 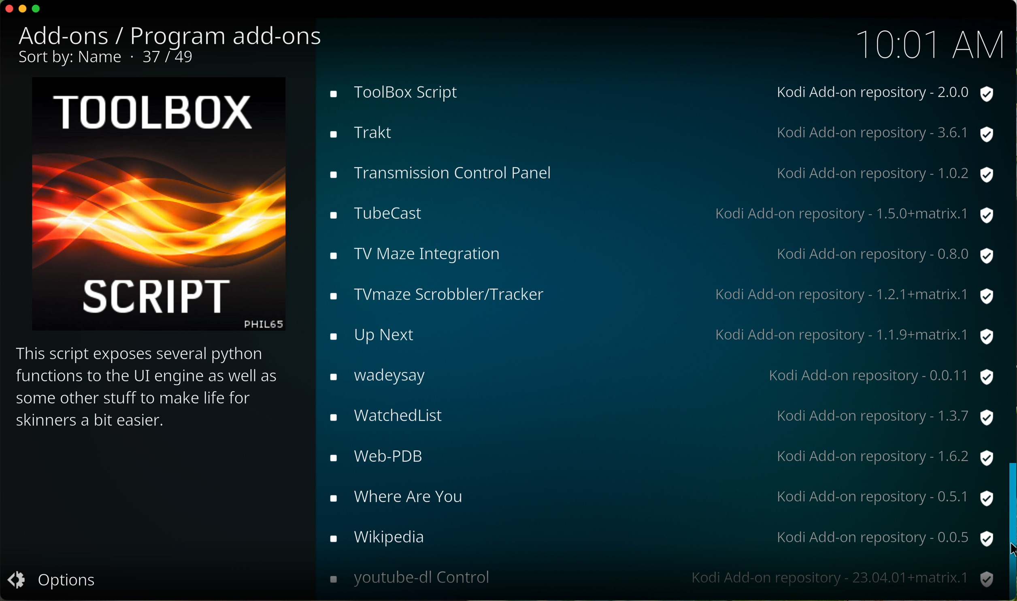 What do you see at coordinates (228, 33) in the screenshot?
I see `program add-ons` at bounding box center [228, 33].